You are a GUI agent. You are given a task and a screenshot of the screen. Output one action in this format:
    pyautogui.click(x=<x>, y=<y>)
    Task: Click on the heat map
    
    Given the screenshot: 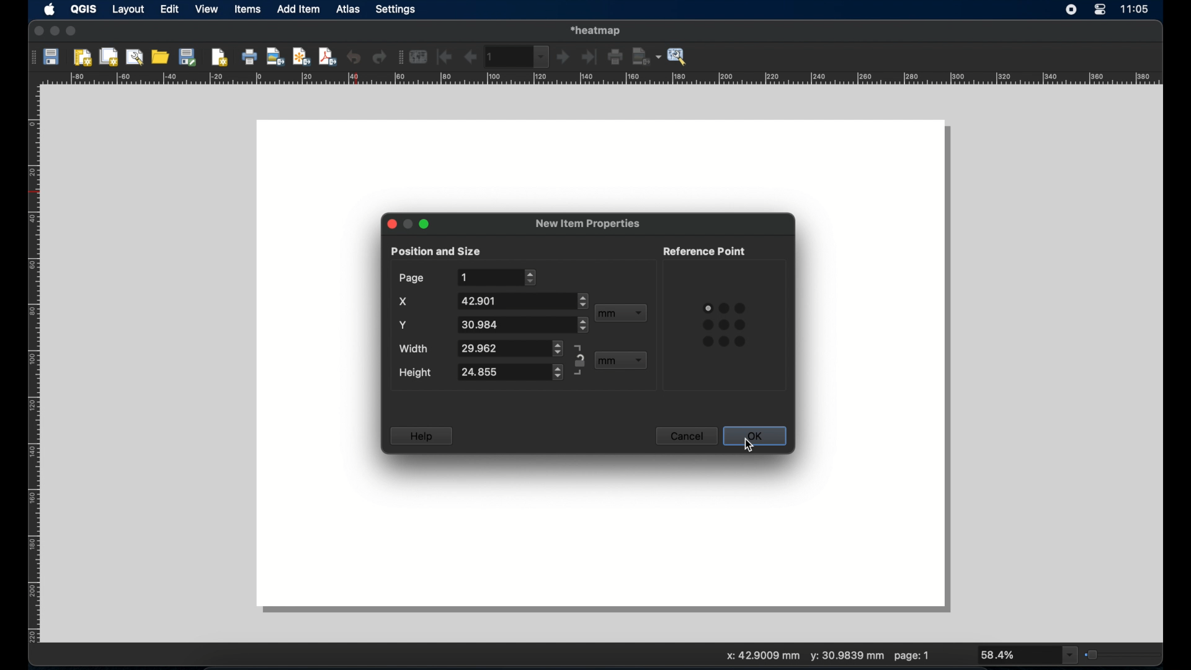 What is the action you would take?
    pyautogui.click(x=599, y=29)
    